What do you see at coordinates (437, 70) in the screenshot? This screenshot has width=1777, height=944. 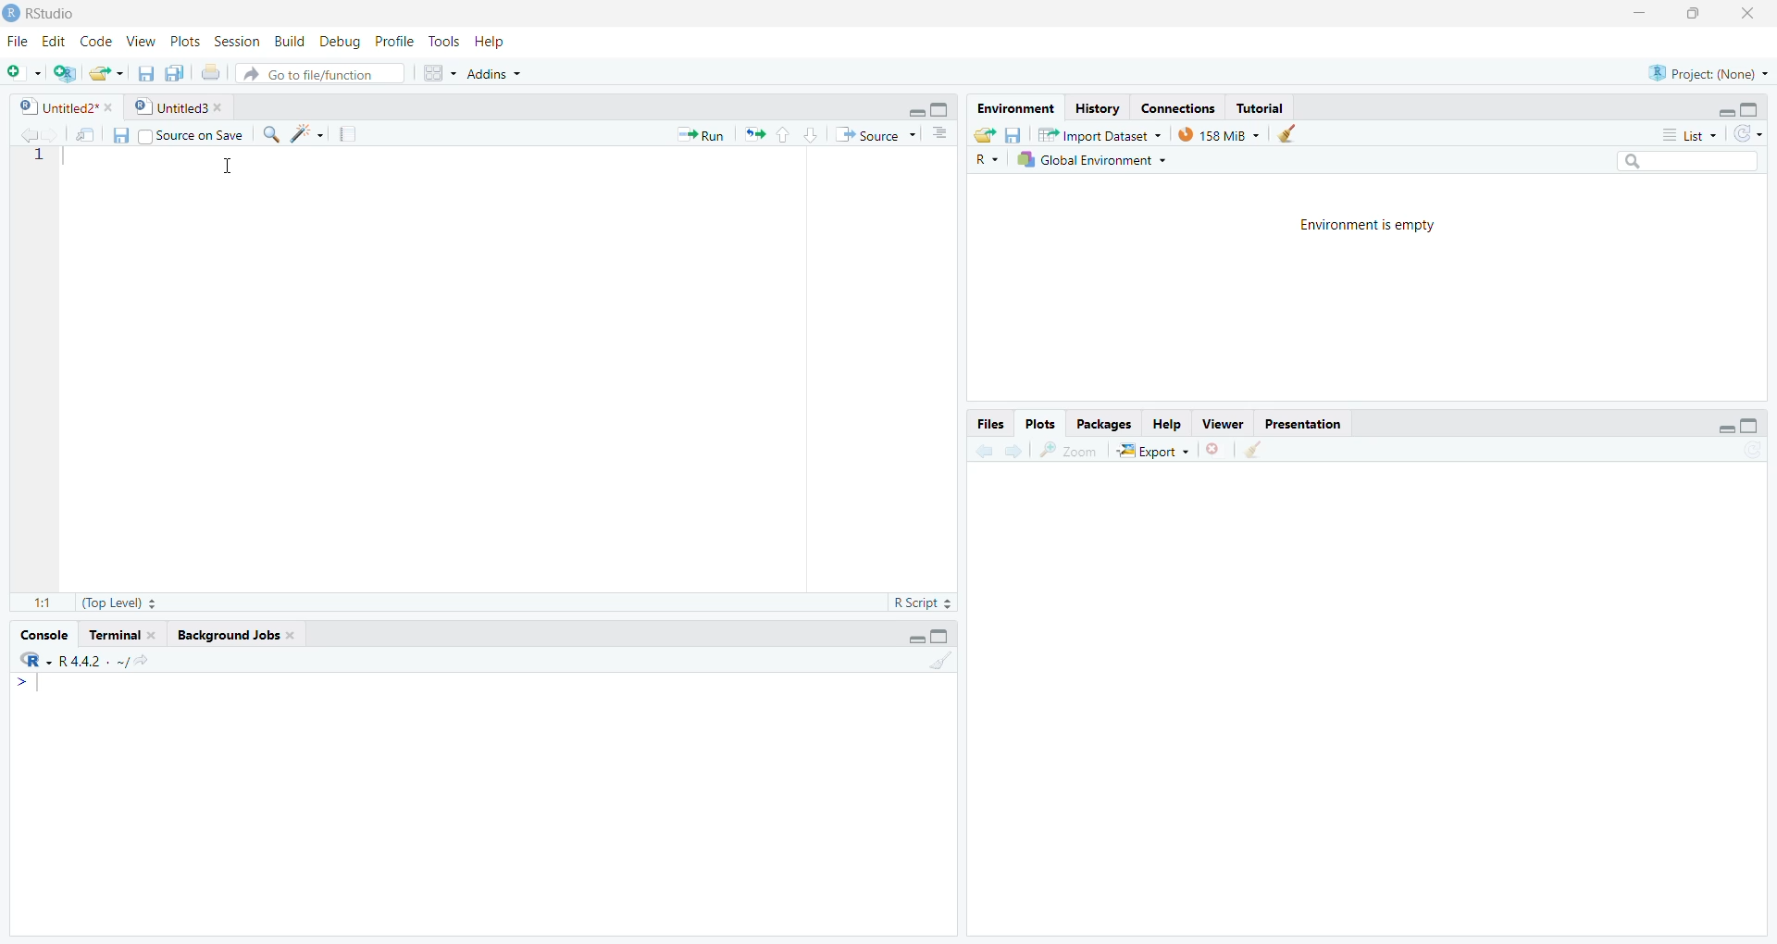 I see `` at bounding box center [437, 70].